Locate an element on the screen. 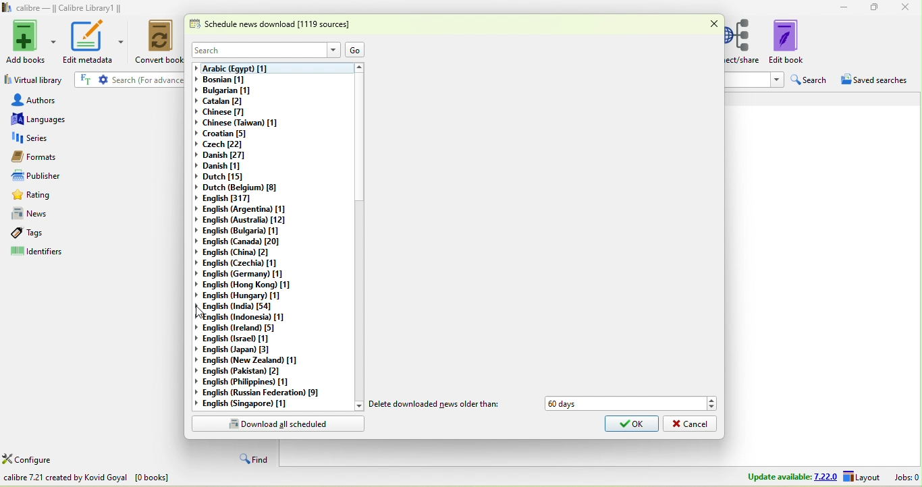 The width and height of the screenshot is (922, 487). find is located at coordinates (255, 457).